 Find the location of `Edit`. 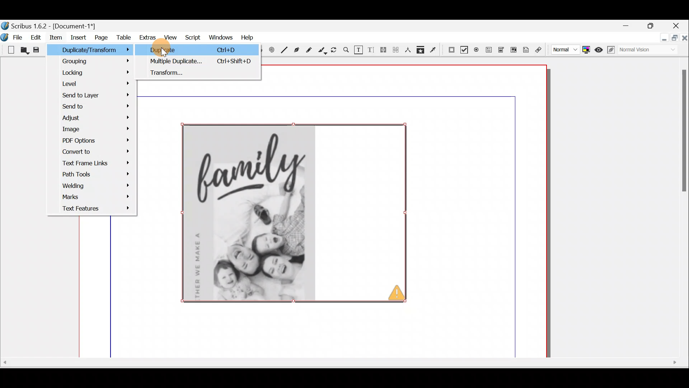

Edit is located at coordinates (36, 38).